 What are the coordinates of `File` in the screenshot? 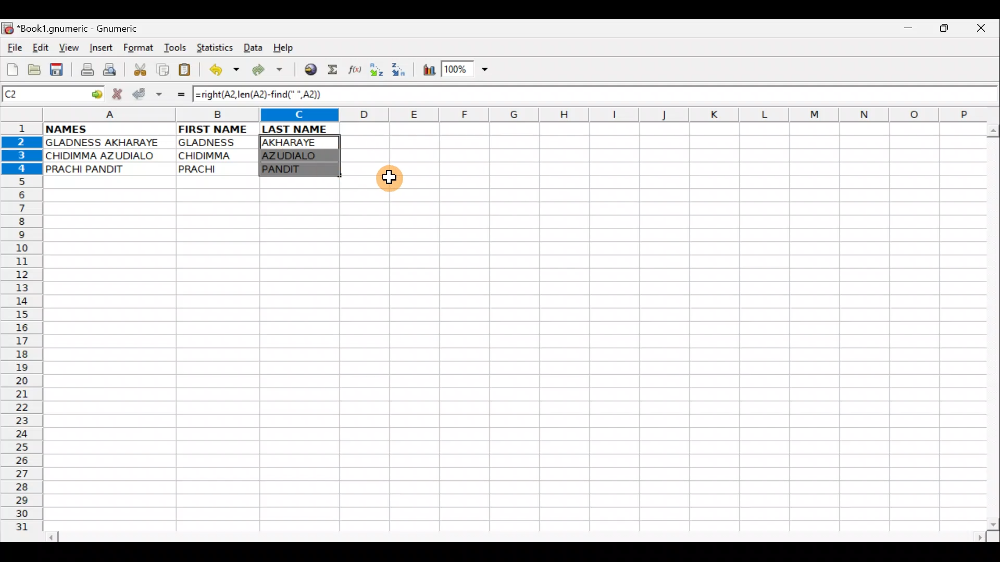 It's located at (14, 48).